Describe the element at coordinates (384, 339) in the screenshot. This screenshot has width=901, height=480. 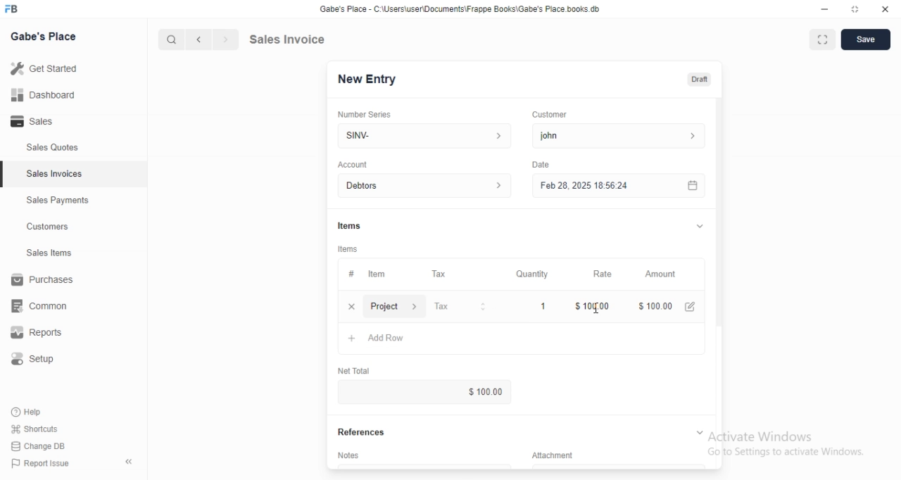
I see `+ Add Row` at that location.